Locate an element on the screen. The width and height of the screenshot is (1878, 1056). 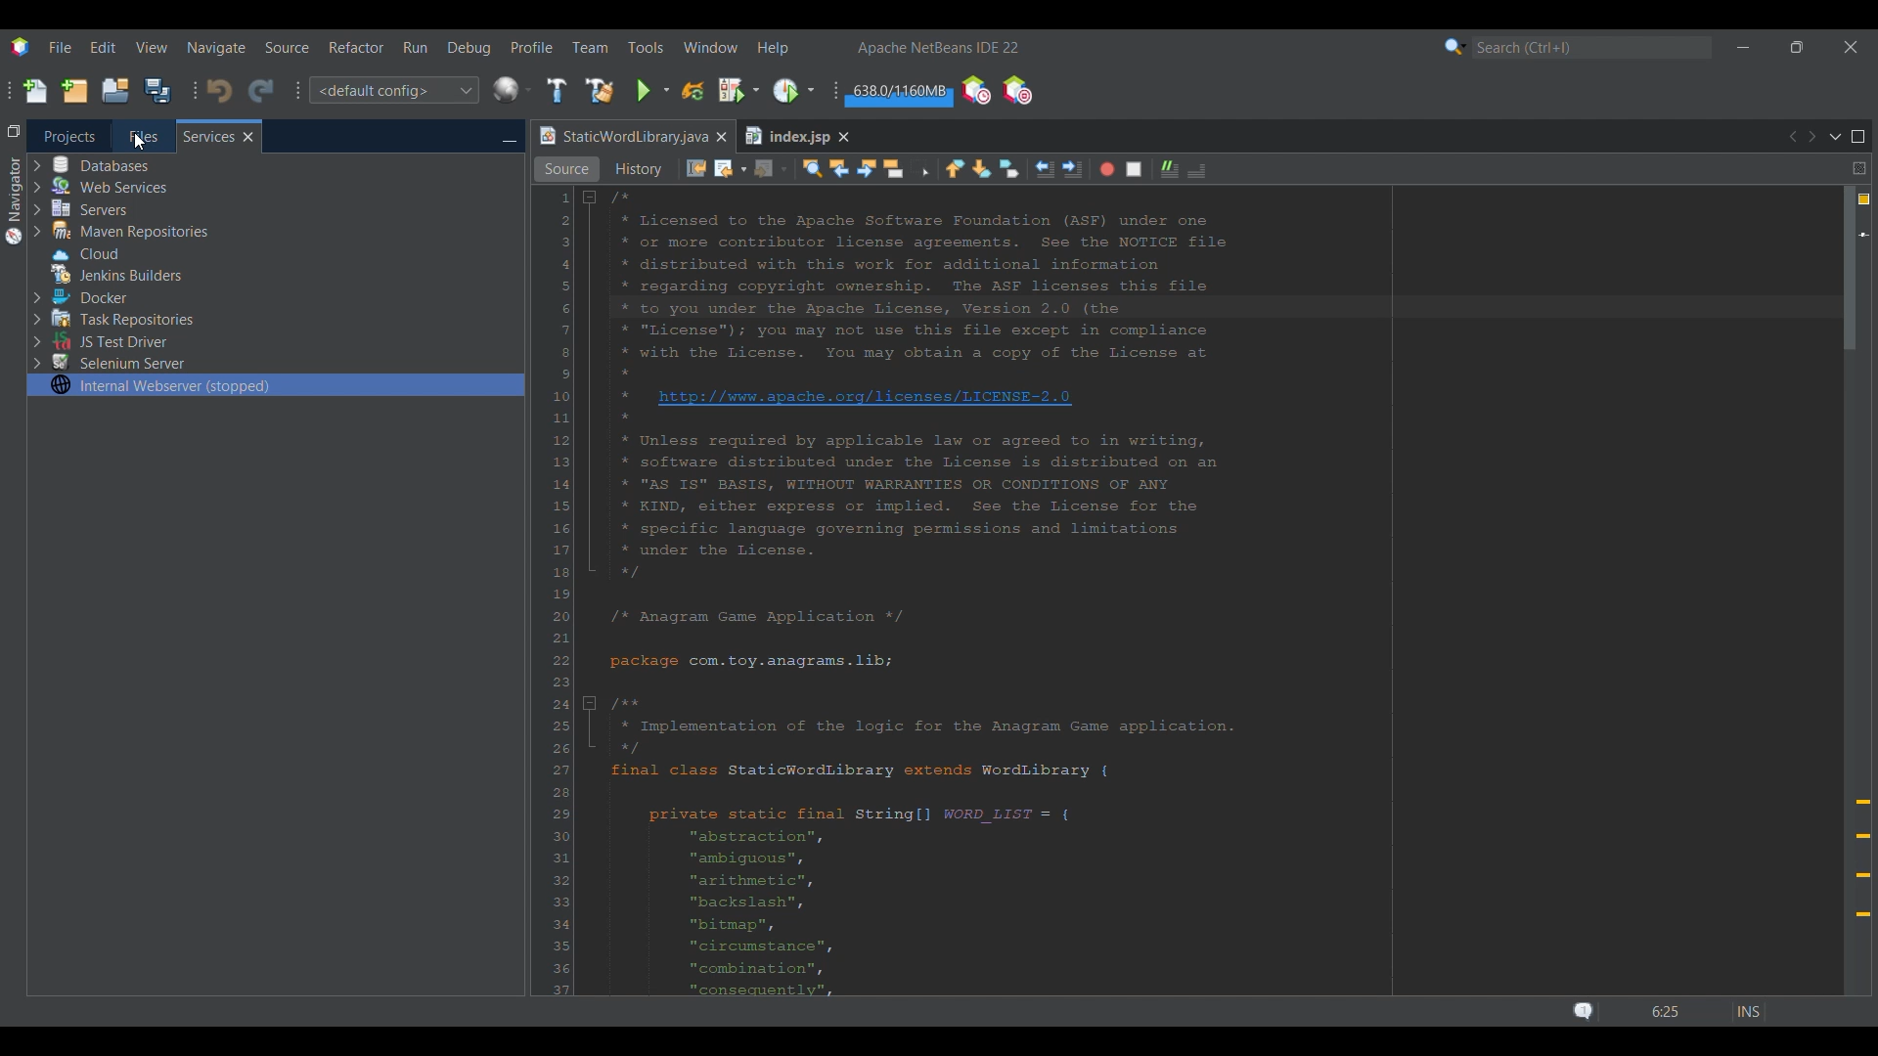
Toggle highlight search is located at coordinates (893, 169).